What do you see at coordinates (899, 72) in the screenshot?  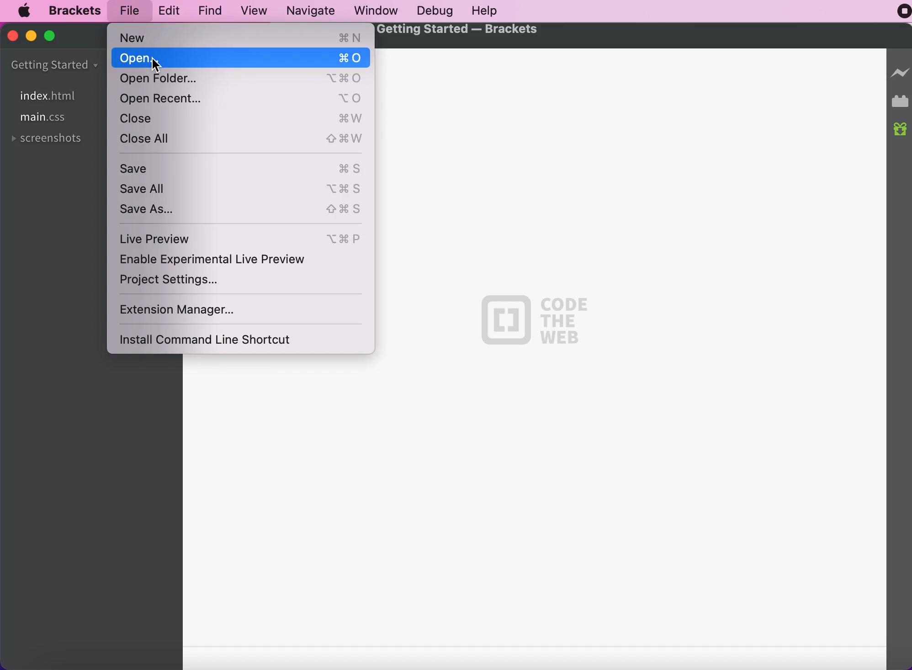 I see `live preview` at bounding box center [899, 72].